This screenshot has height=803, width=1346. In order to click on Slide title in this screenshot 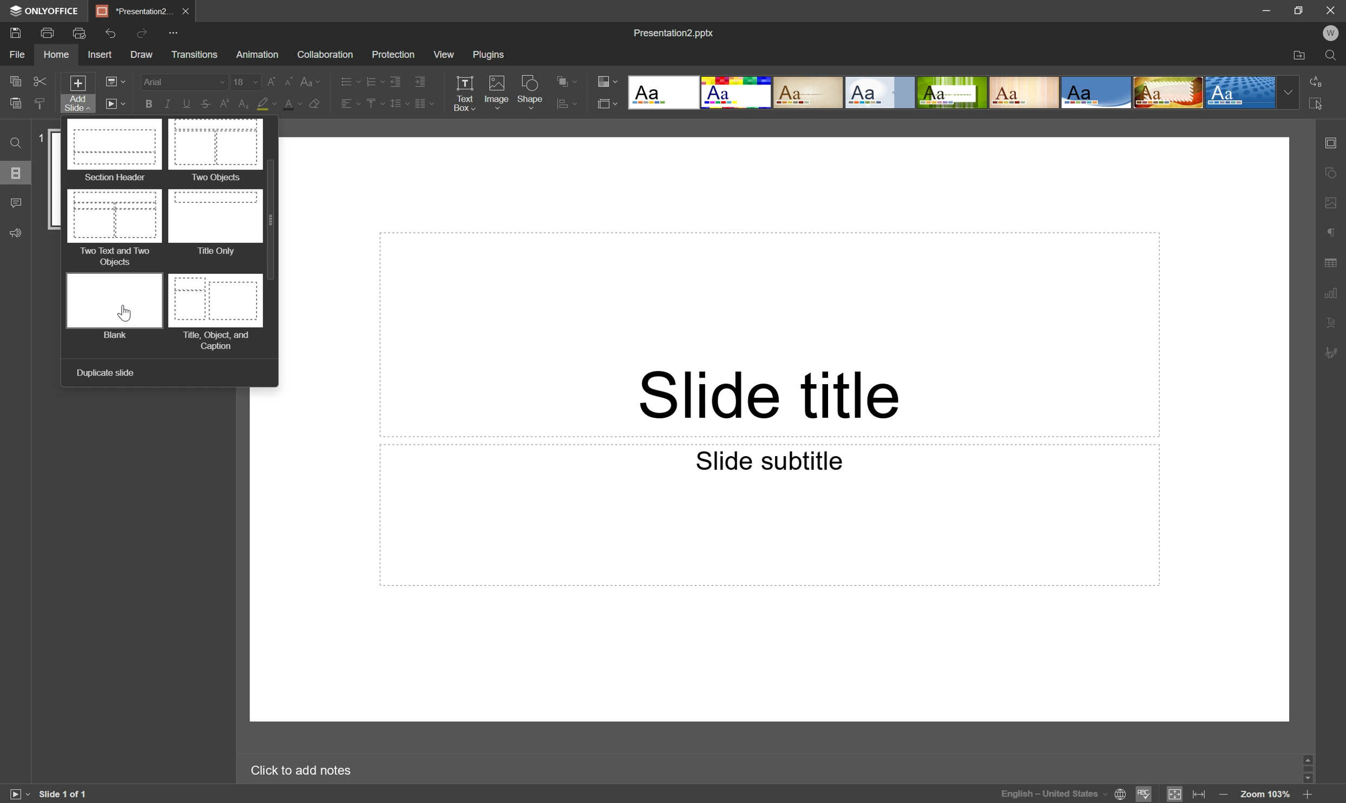, I will do `click(772, 393)`.